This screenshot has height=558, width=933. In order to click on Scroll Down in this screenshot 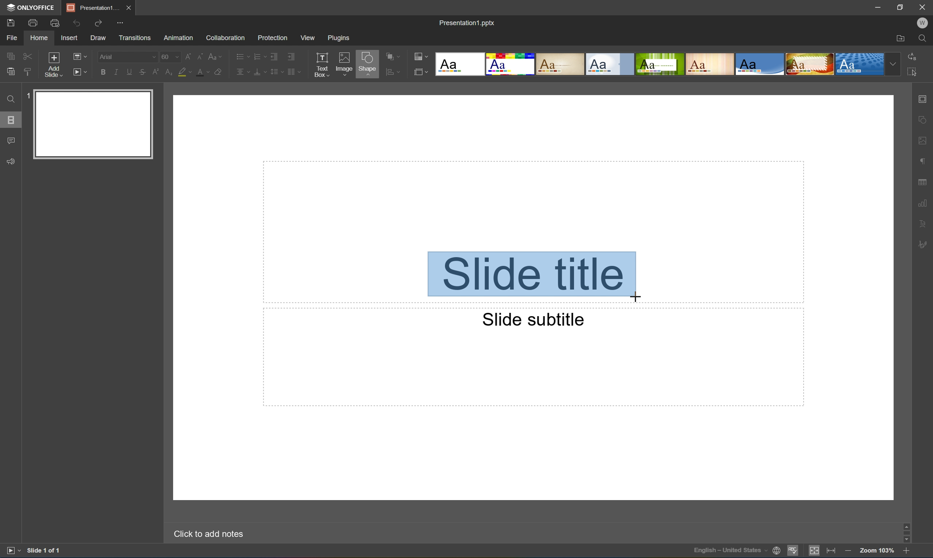, I will do `click(904, 542)`.